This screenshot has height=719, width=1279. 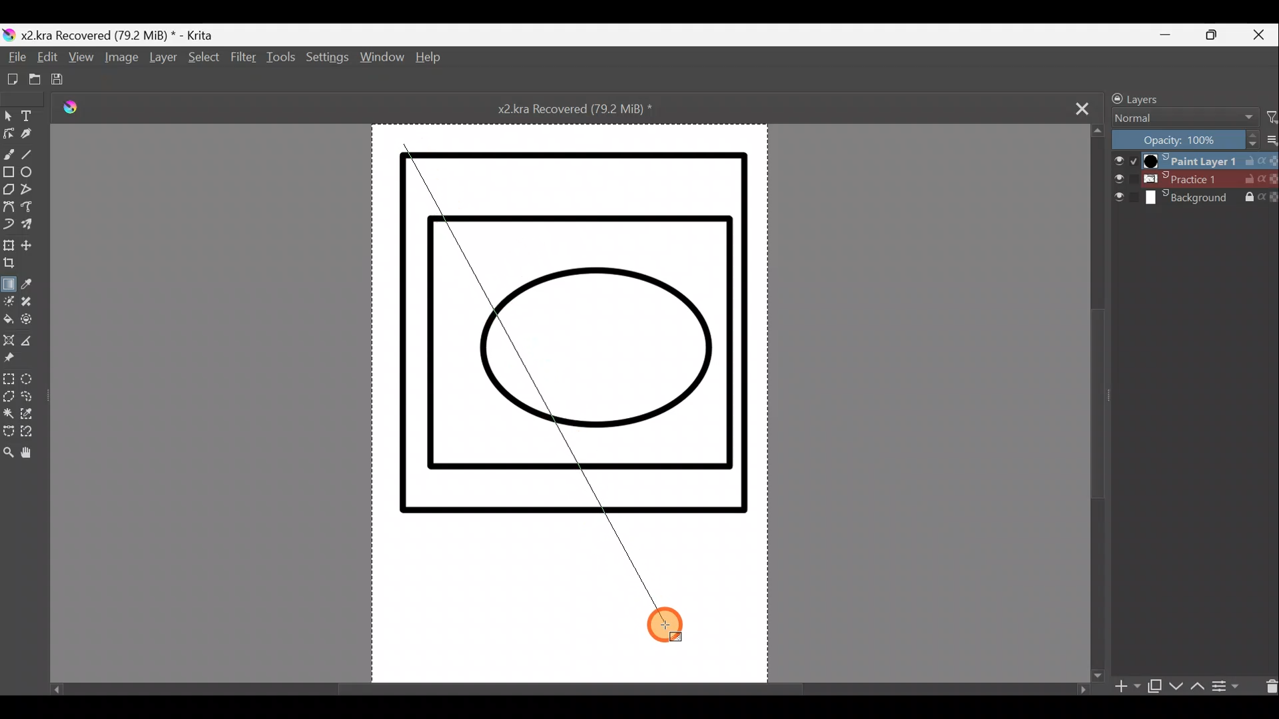 What do you see at coordinates (31, 226) in the screenshot?
I see `Multibrush tool` at bounding box center [31, 226].